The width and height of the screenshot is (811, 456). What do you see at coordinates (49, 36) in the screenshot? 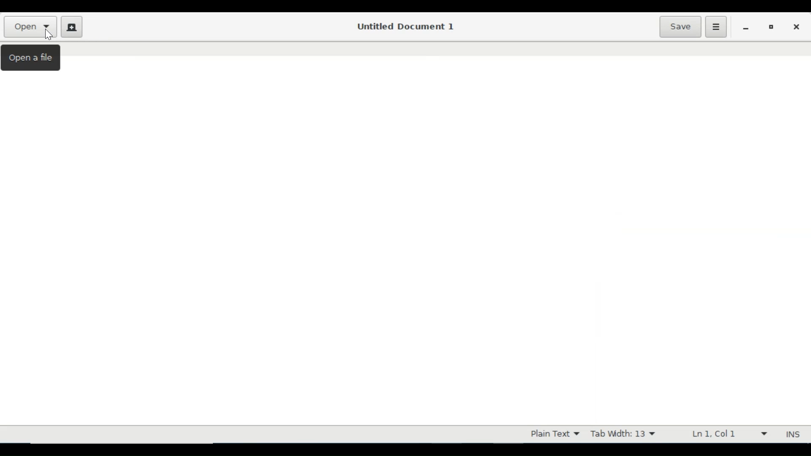
I see `Cursor on Open` at bounding box center [49, 36].